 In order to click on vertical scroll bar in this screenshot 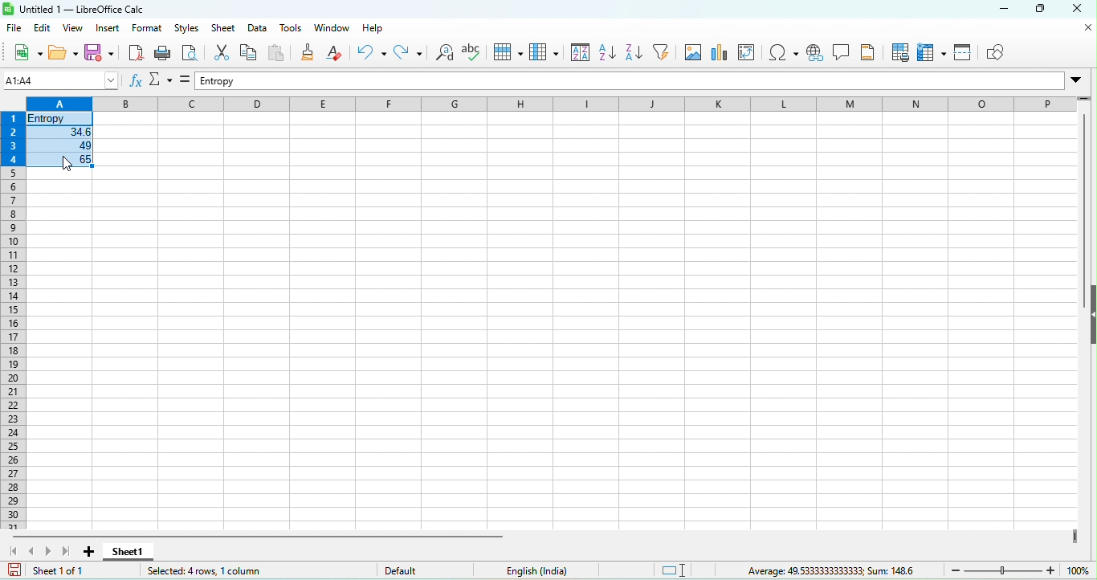, I will do `click(1087, 190)`.